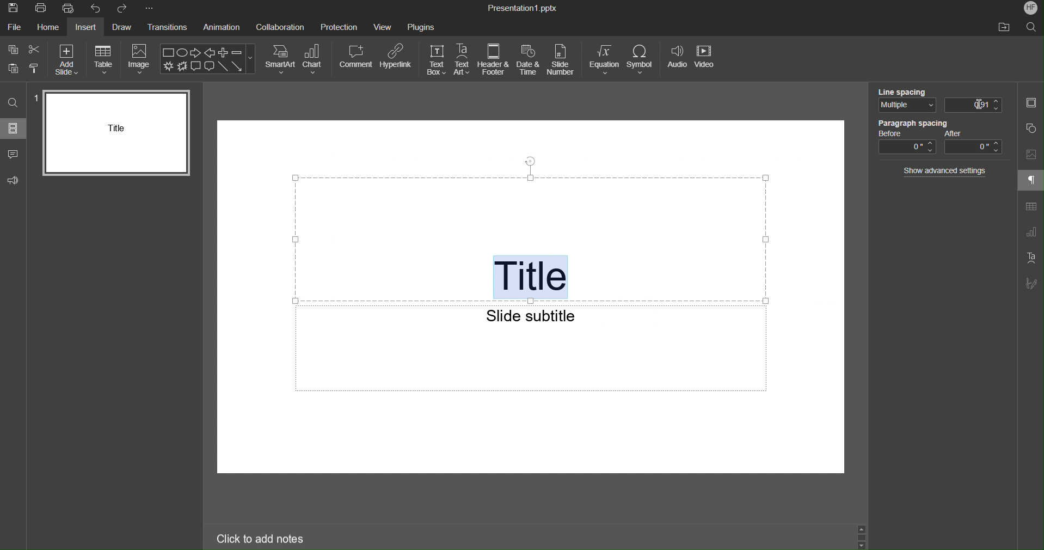  I want to click on Paragraph Settings, so click(1030, 181).